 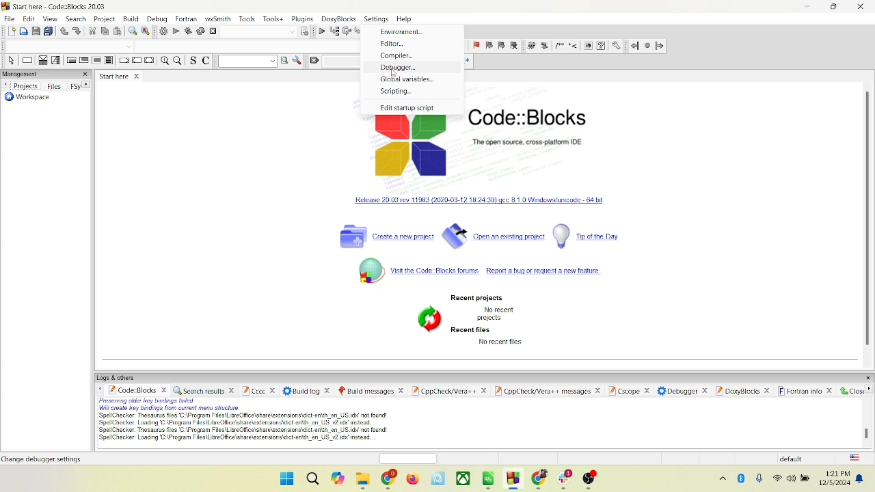 I want to click on build and run, so click(x=187, y=31).